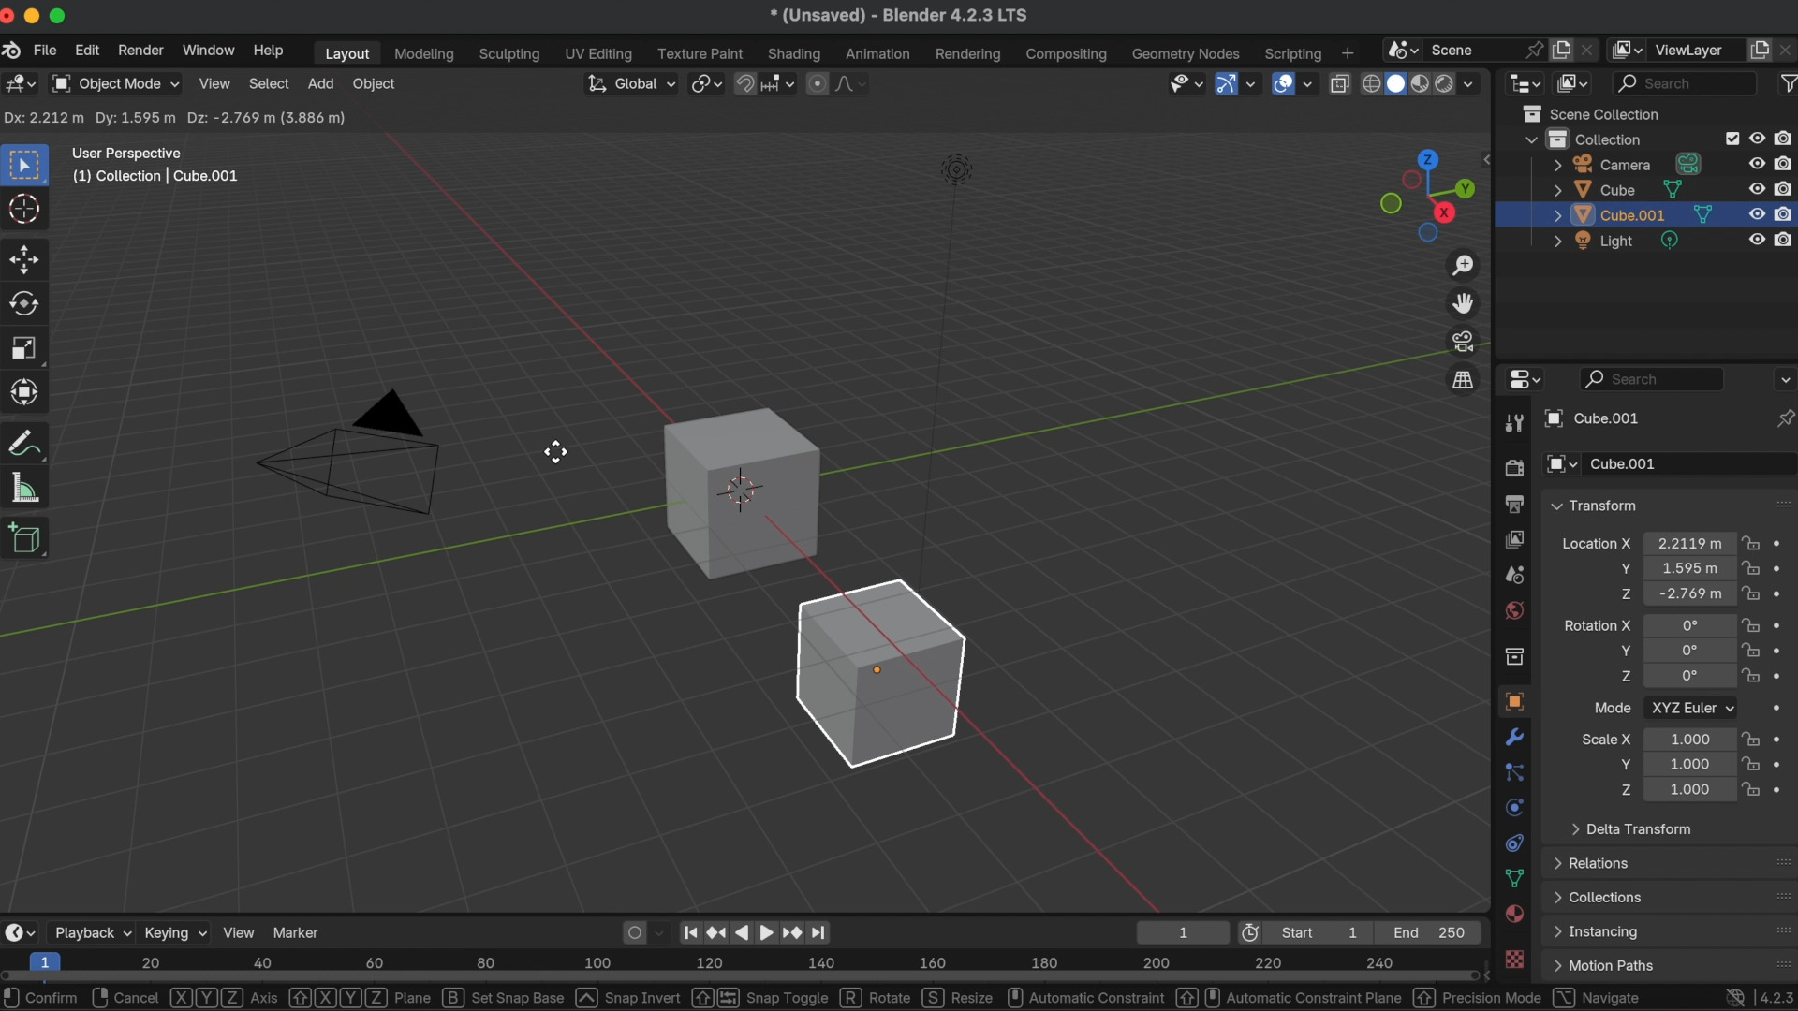 This screenshot has width=1798, height=1011. What do you see at coordinates (1515, 773) in the screenshot?
I see `particles` at bounding box center [1515, 773].